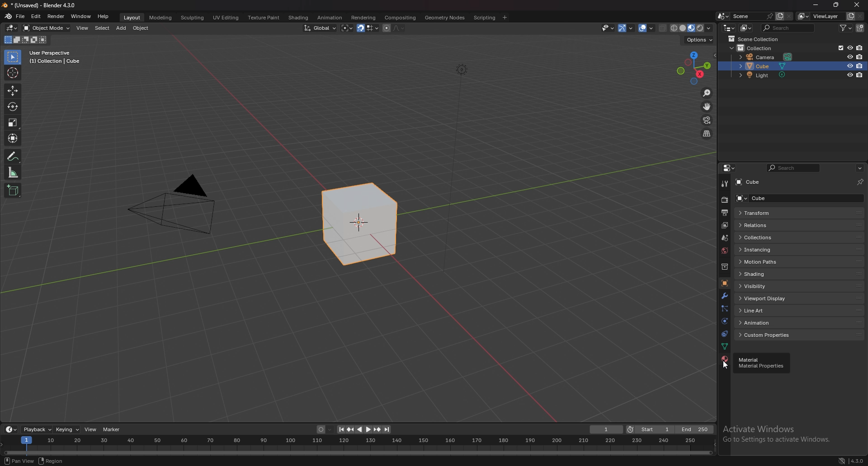 The image size is (868, 466). Describe the element at coordinates (368, 28) in the screenshot. I see `snapping` at that location.